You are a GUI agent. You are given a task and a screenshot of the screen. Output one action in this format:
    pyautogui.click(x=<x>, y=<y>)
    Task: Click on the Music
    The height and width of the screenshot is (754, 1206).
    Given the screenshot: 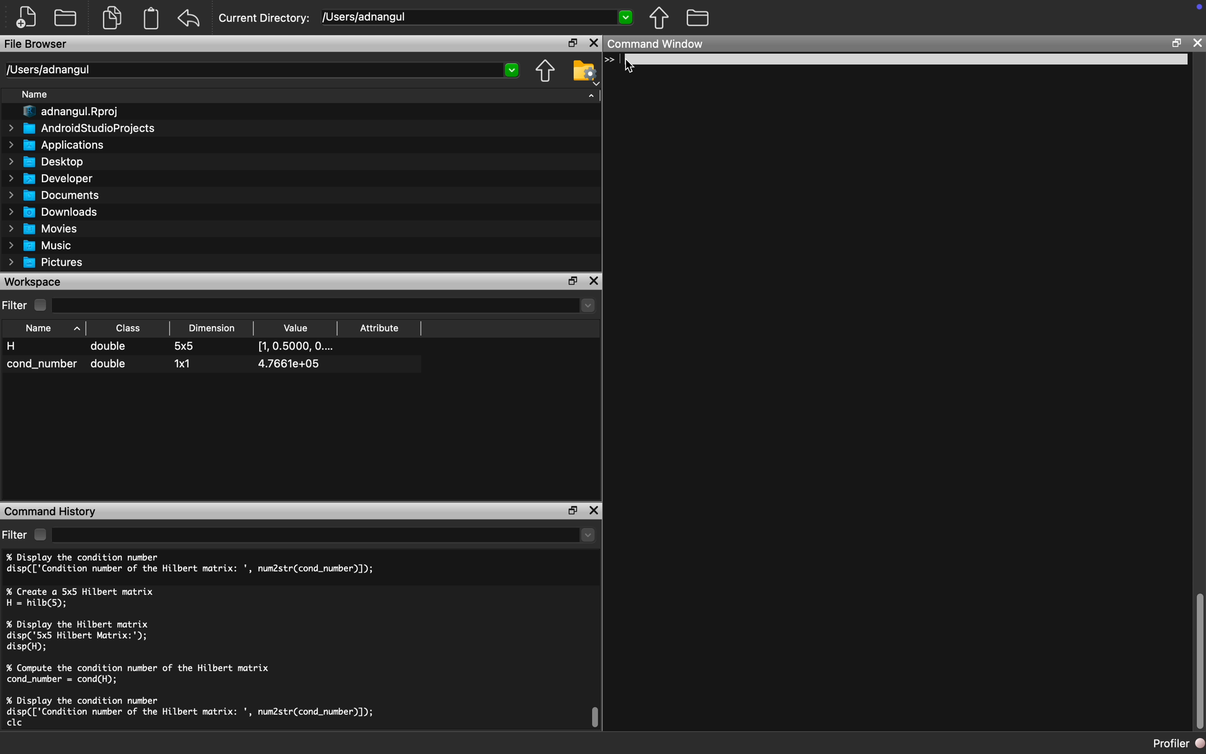 What is the action you would take?
    pyautogui.click(x=38, y=245)
    